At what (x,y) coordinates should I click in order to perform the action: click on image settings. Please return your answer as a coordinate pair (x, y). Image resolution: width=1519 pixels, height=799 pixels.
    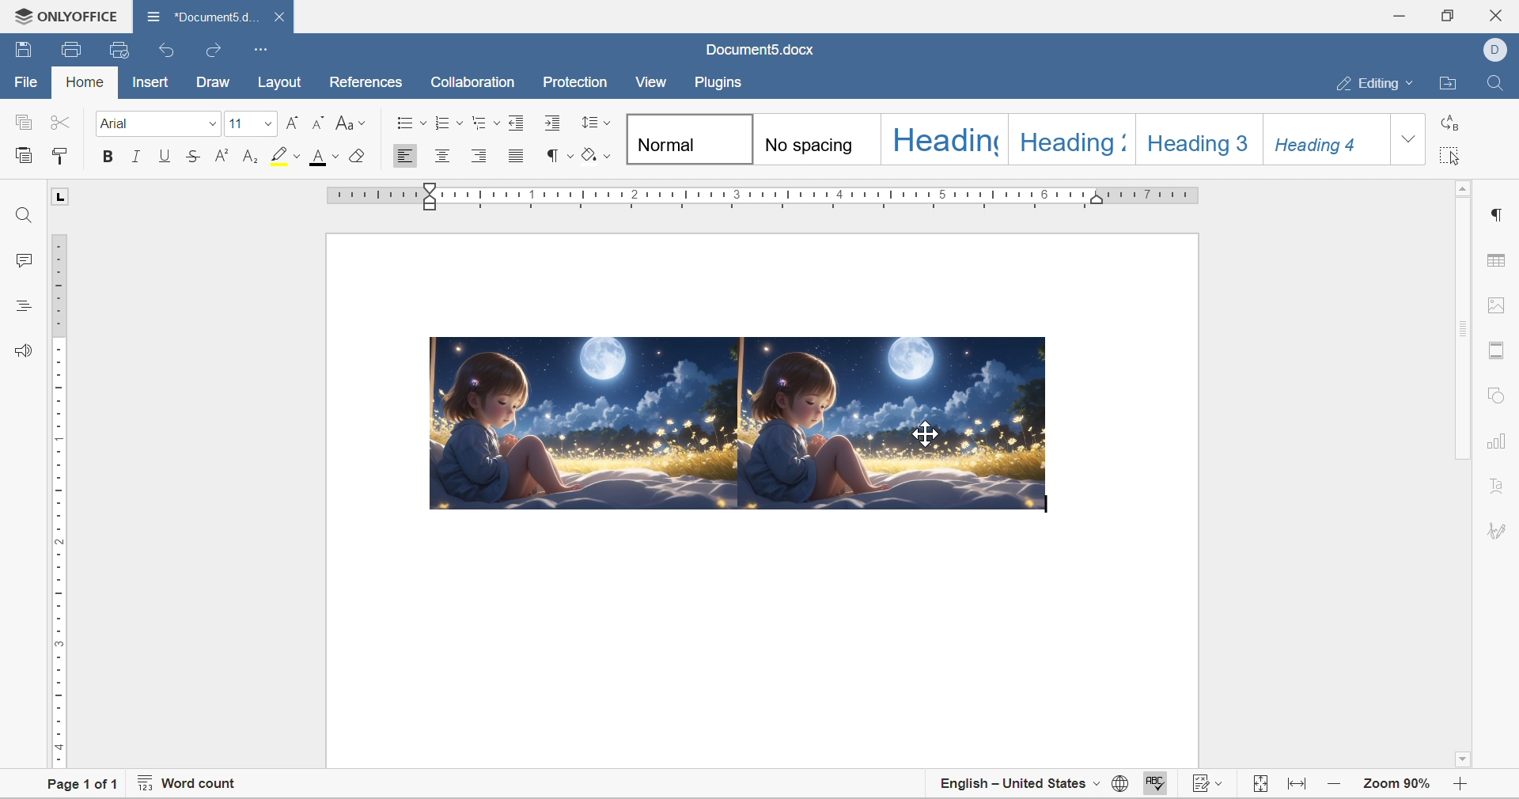
    Looking at the image, I should click on (1498, 305).